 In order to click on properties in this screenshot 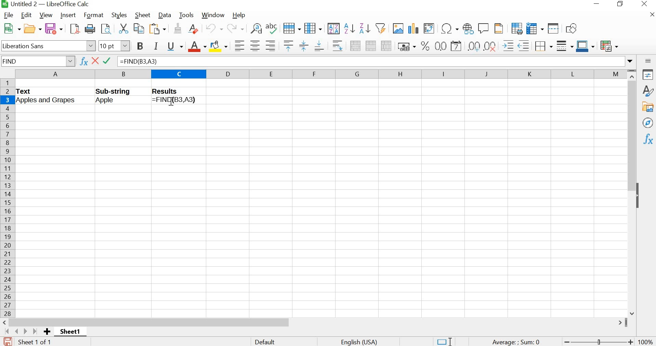, I will do `click(647, 74)`.